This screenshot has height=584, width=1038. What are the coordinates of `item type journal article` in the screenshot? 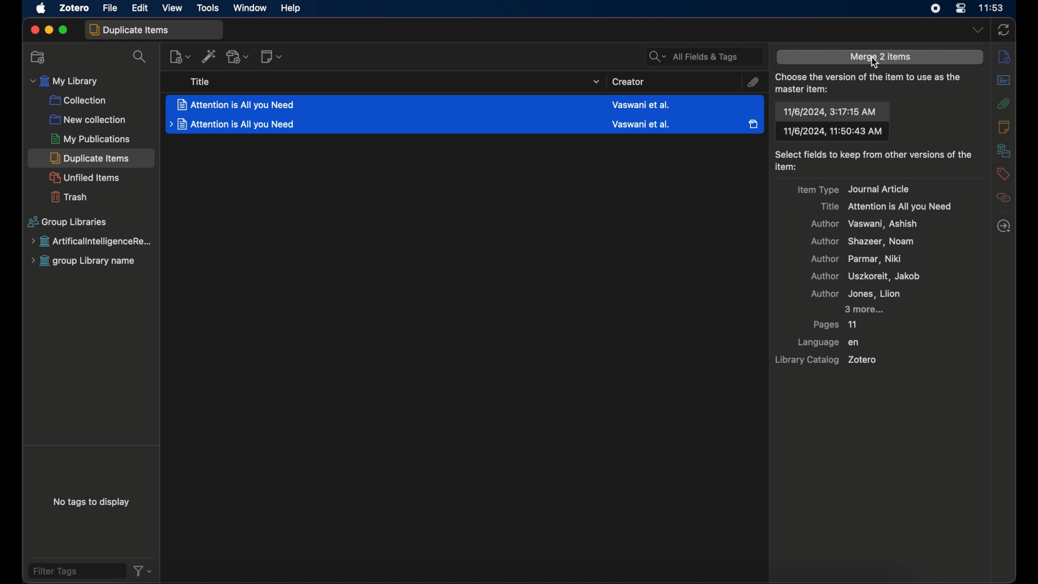 It's located at (854, 190).